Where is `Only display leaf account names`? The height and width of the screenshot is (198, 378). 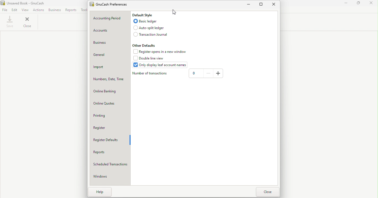
Only display leaf account names is located at coordinates (162, 66).